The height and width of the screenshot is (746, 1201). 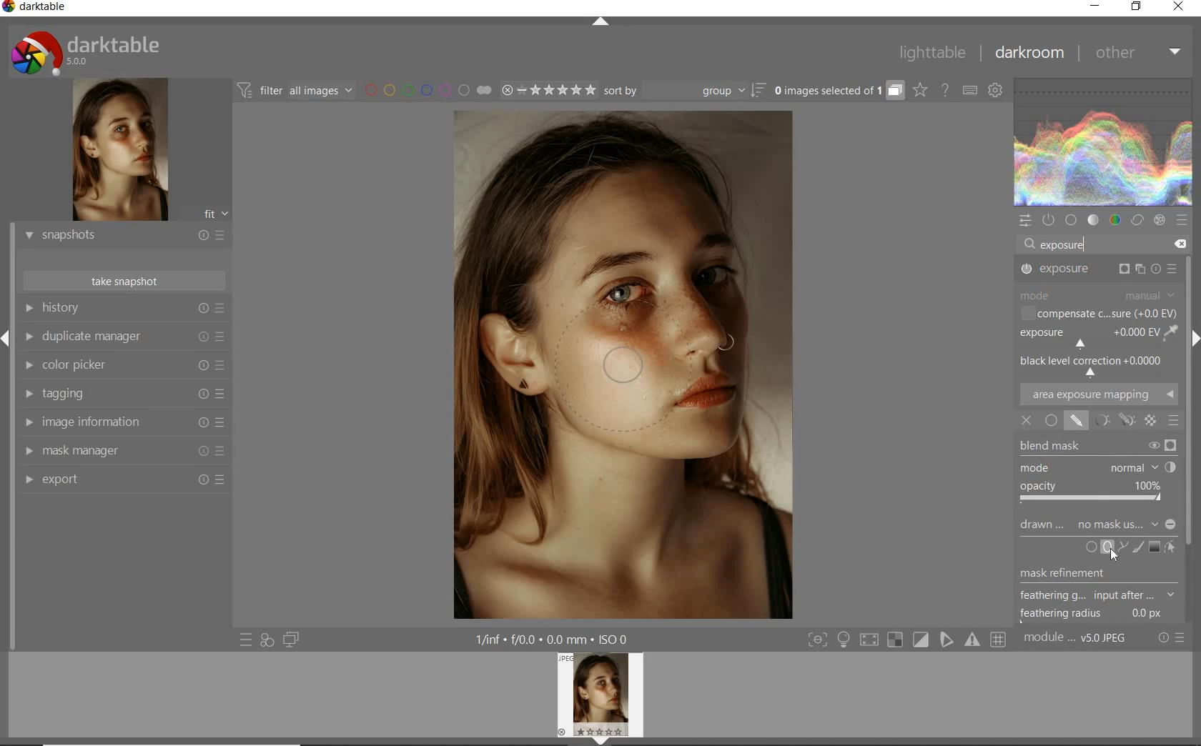 I want to click on FEATHERING G..., so click(x=1097, y=596).